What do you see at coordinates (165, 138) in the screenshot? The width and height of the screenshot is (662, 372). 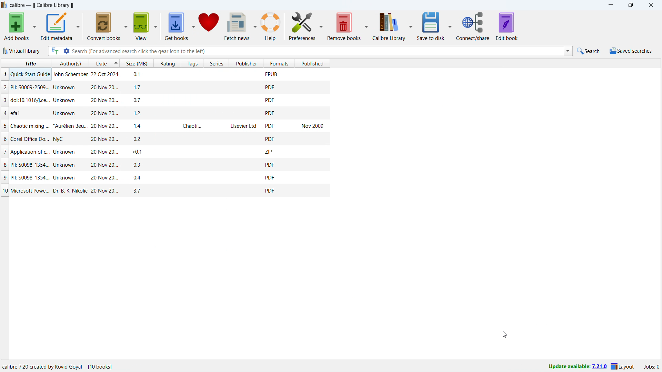 I see `6 Corel Office Do... NyC 20 Nov 20... 02` at bounding box center [165, 138].